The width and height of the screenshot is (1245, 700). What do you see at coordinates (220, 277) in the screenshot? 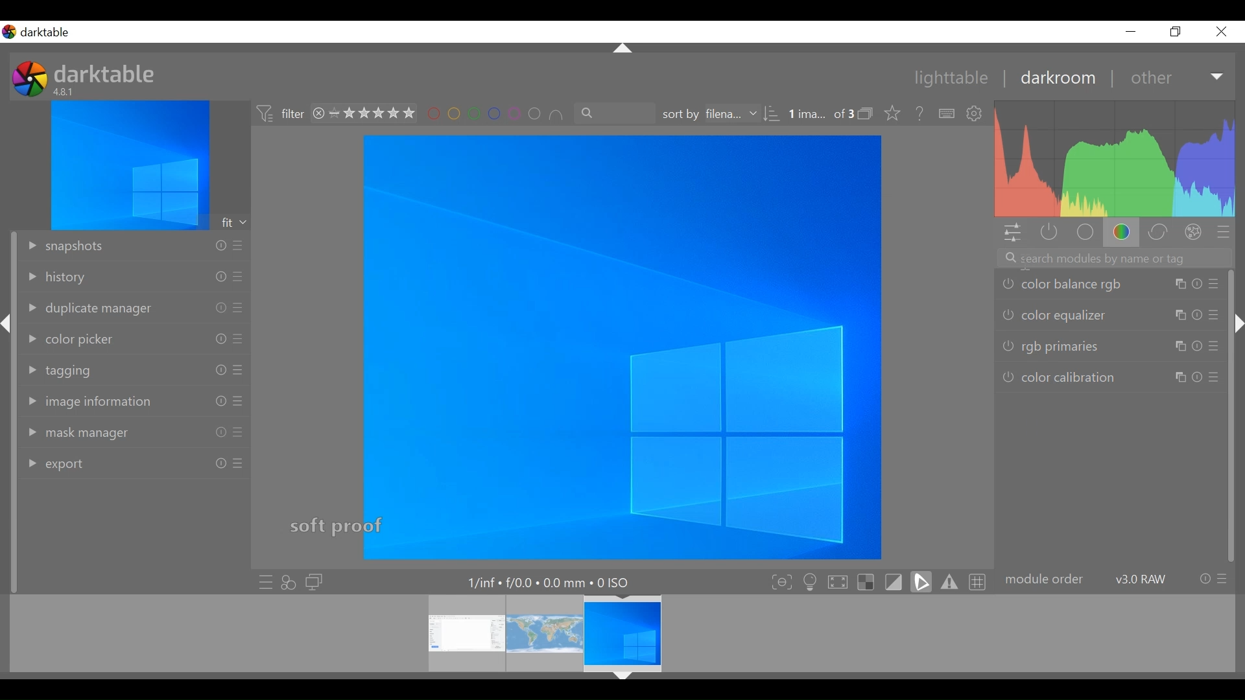
I see `info` at bounding box center [220, 277].